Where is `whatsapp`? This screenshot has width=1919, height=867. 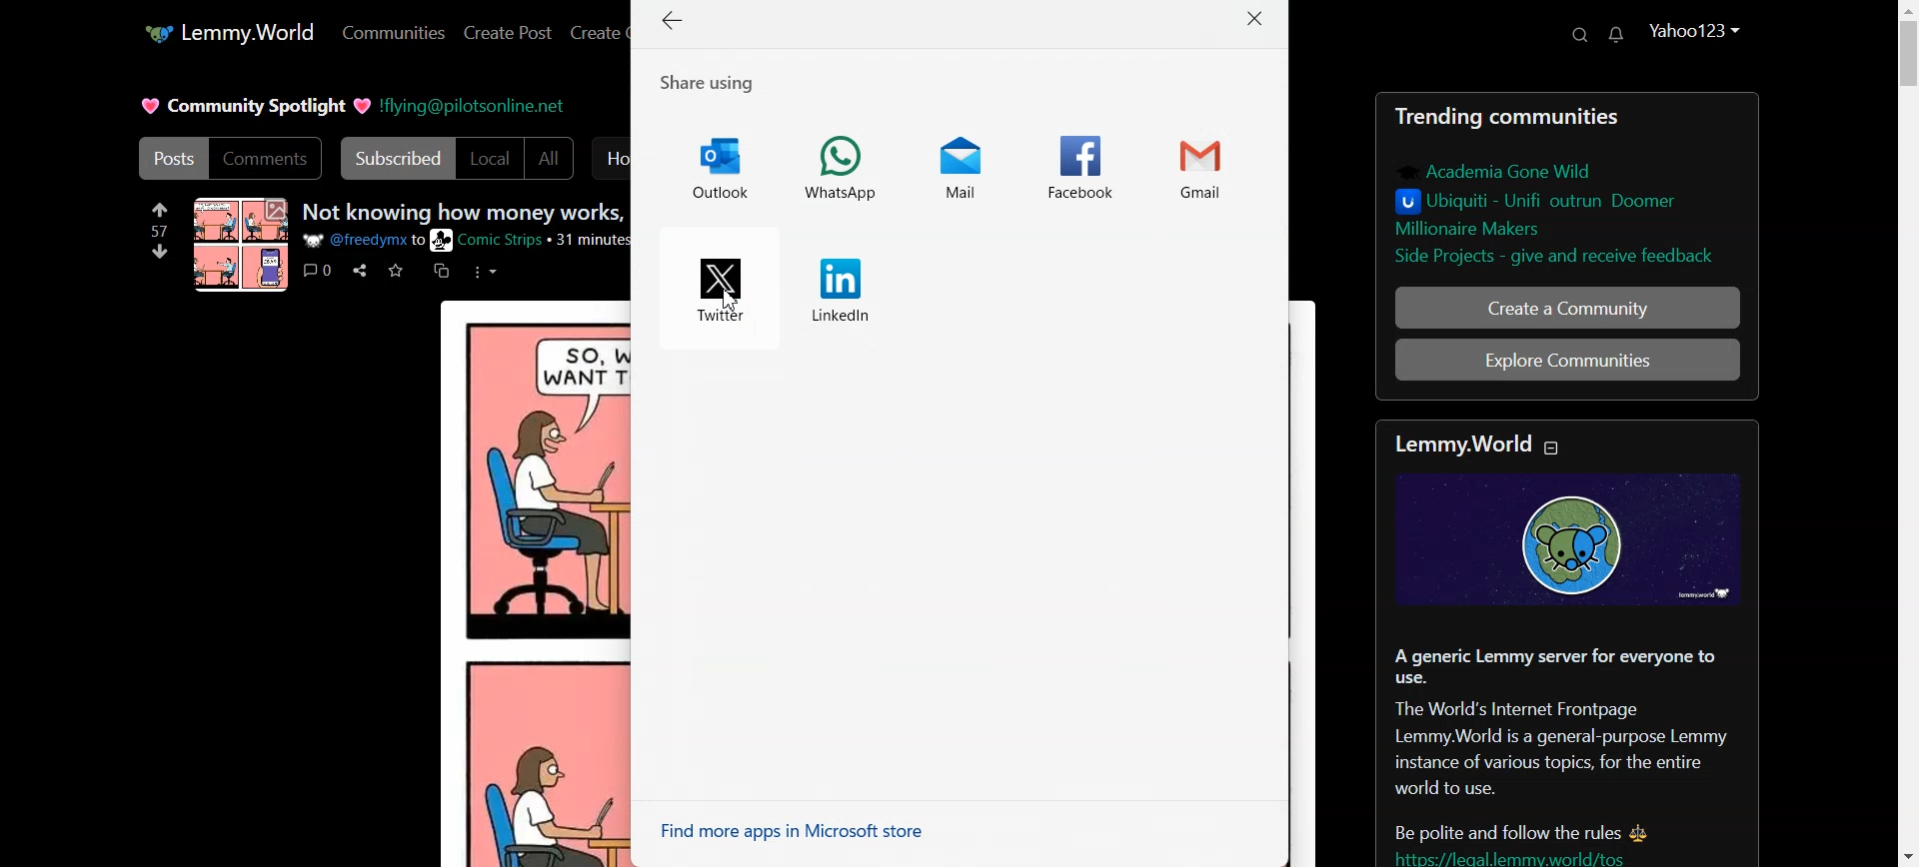 whatsapp is located at coordinates (846, 169).